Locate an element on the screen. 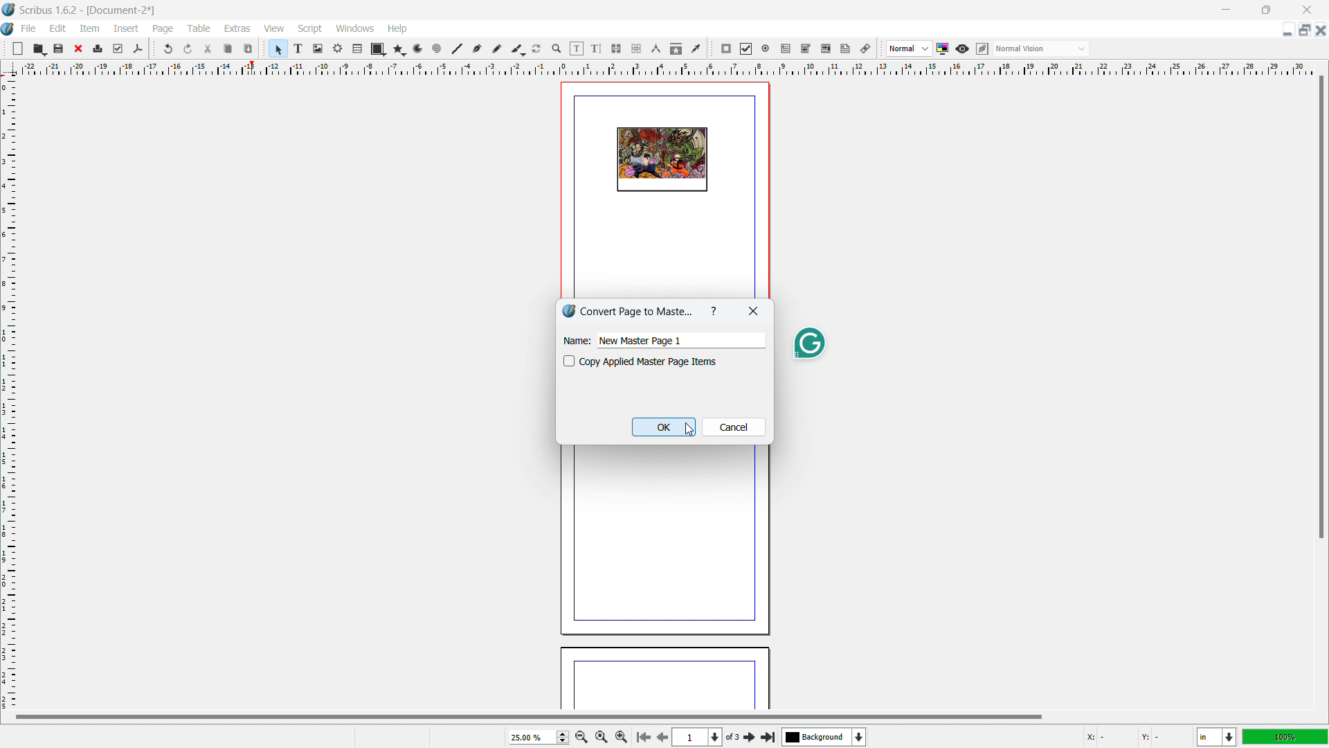 Image resolution: width=1329 pixels, height=748 pixels. pdf radio button is located at coordinates (766, 48).